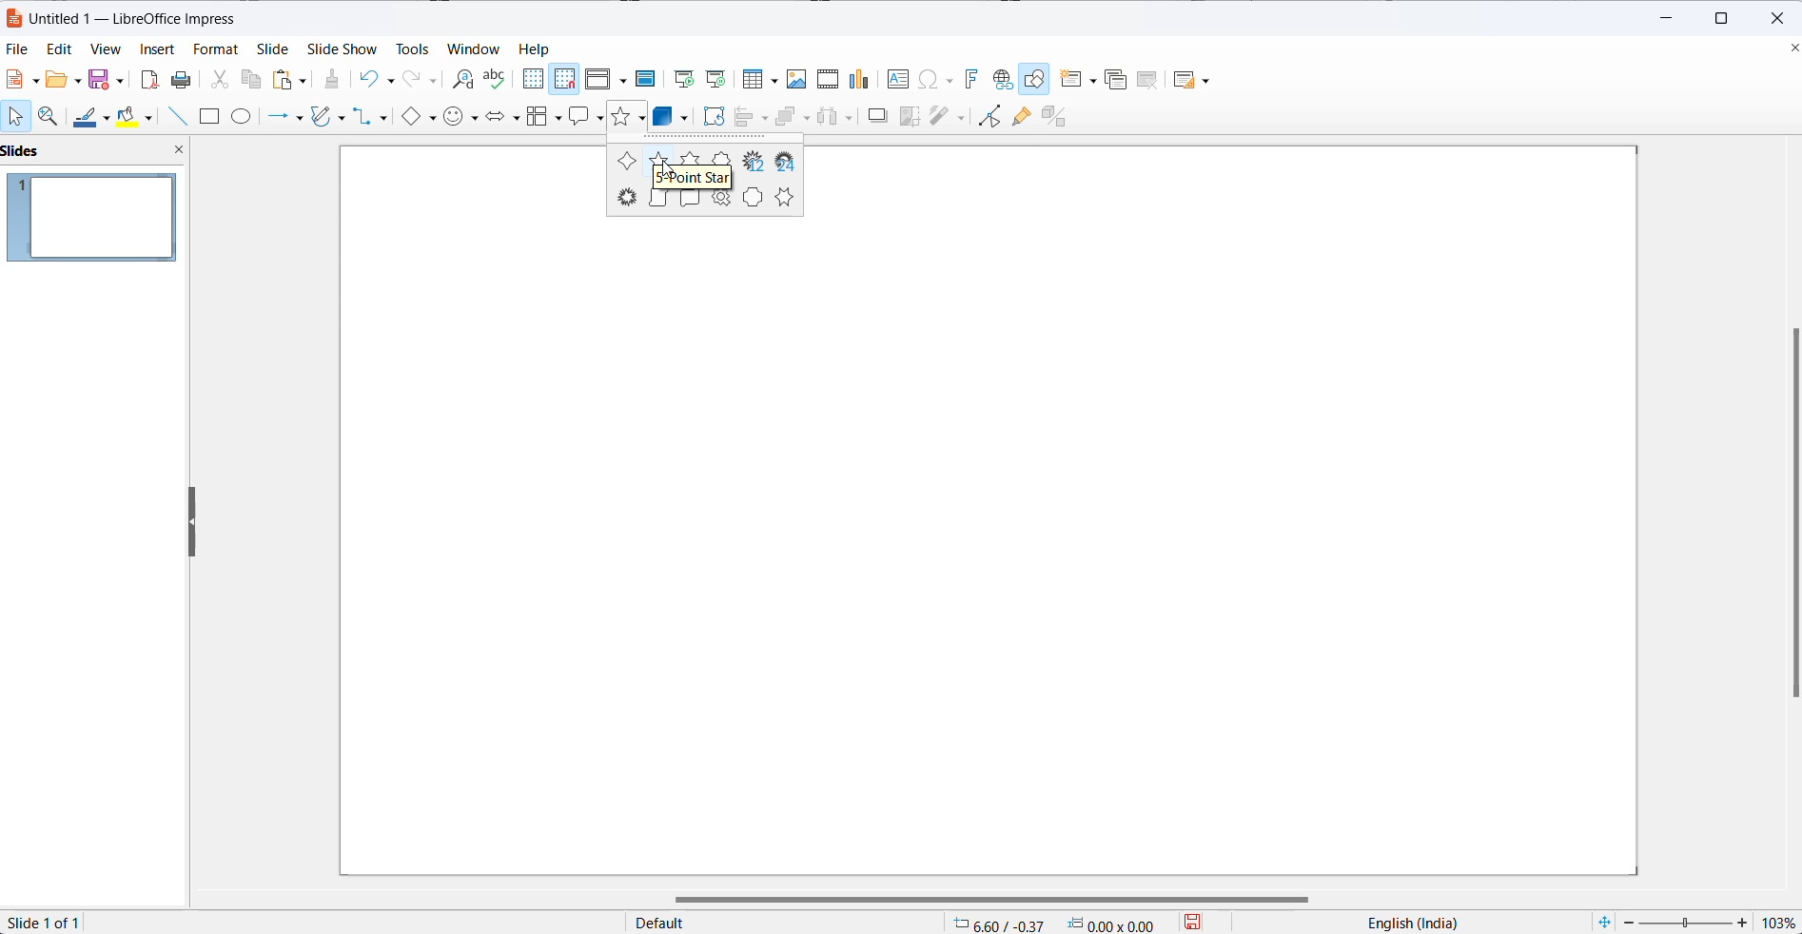  I want to click on English(India), so click(1402, 924).